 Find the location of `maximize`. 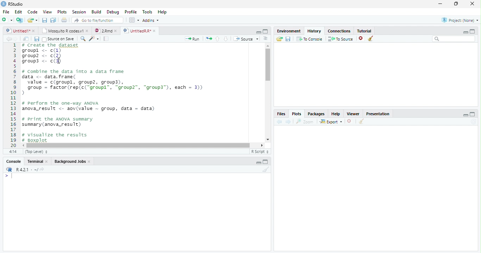

maximize is located at coordinates (474, 31).